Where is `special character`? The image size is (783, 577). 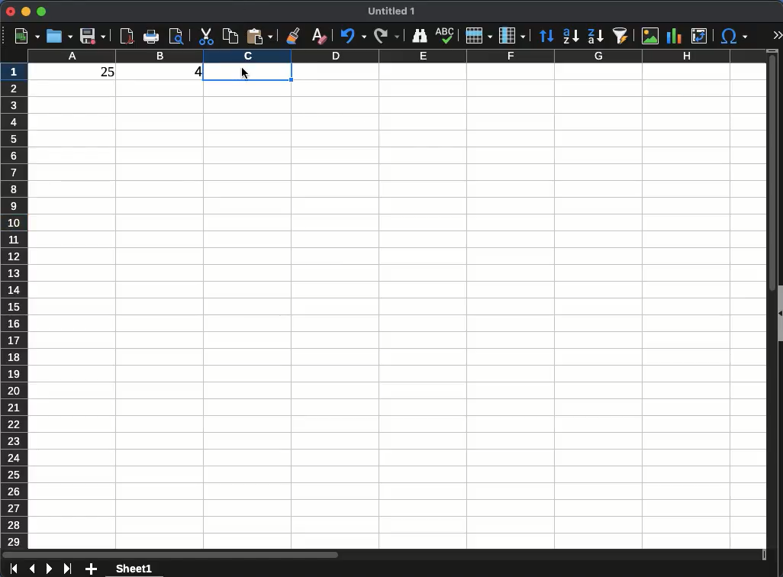 special character is located at coordinates (736, 37).